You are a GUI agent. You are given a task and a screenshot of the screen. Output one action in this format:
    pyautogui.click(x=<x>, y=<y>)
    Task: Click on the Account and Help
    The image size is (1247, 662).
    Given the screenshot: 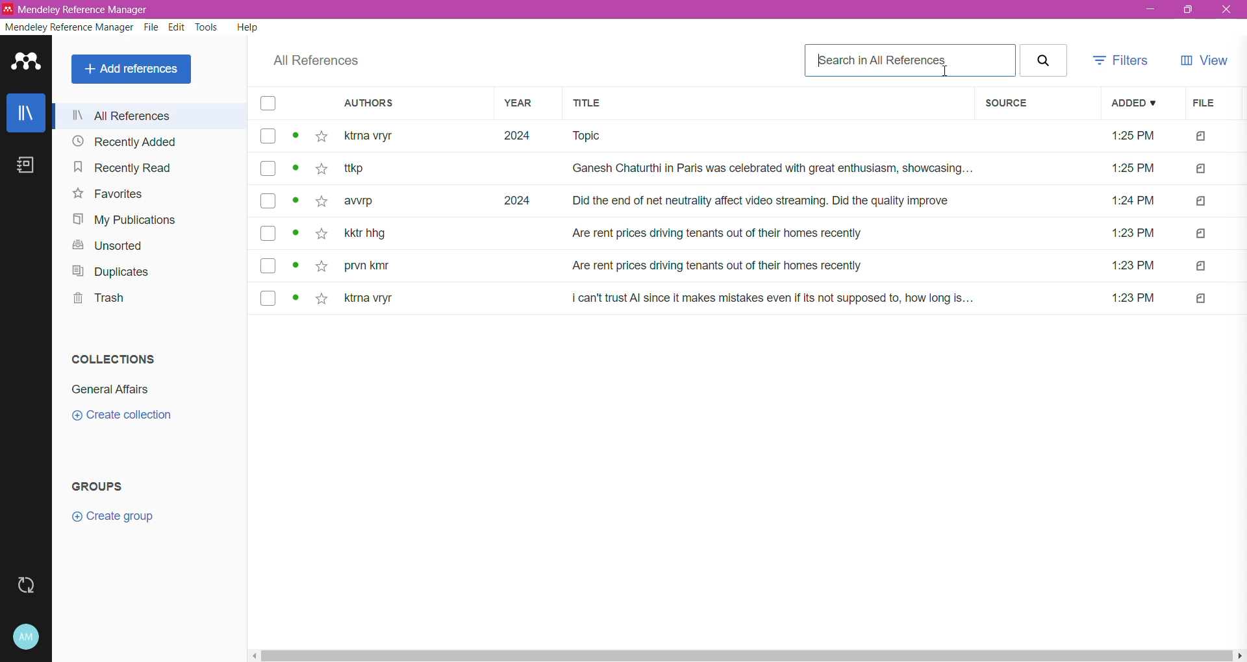 What is the action you would take?
    pyautogui.click(x=27, y=637)
    